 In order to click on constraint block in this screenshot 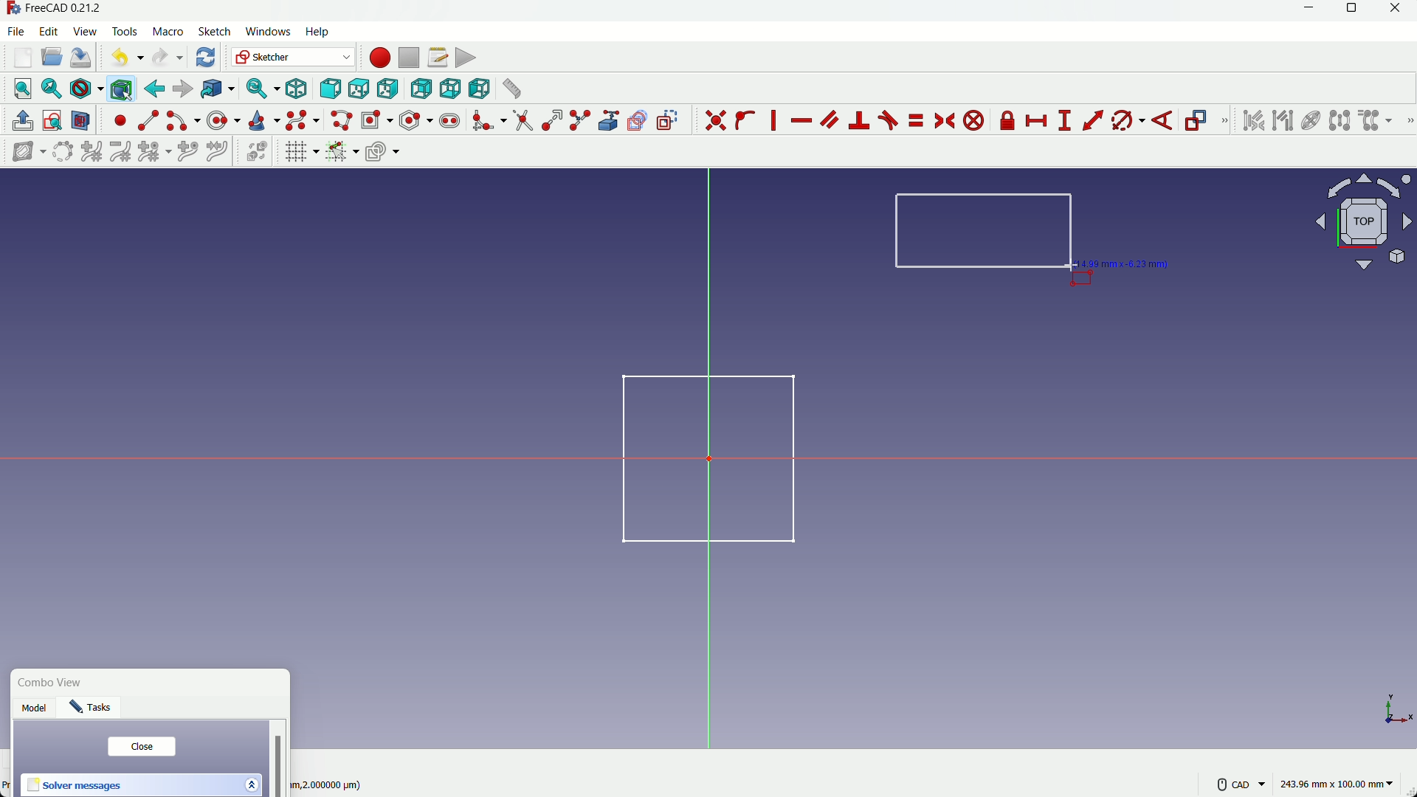, I will do `click(976, 121)`.